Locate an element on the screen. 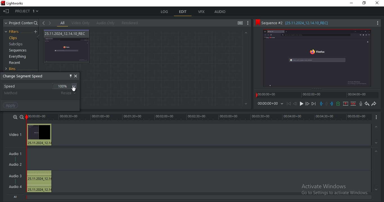  add a out mark is located at coordinates (332, 104).